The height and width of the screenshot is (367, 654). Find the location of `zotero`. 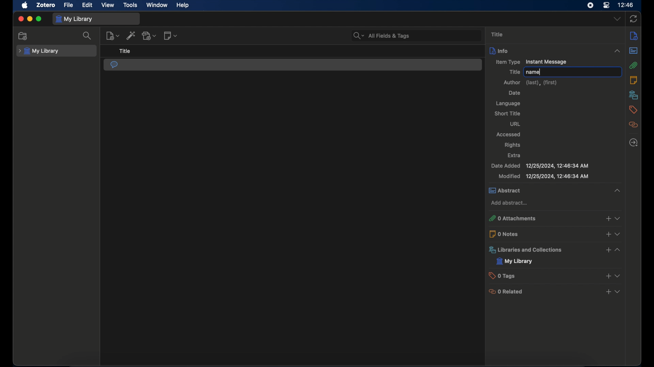

zotero is located at coordinates (46, 5).